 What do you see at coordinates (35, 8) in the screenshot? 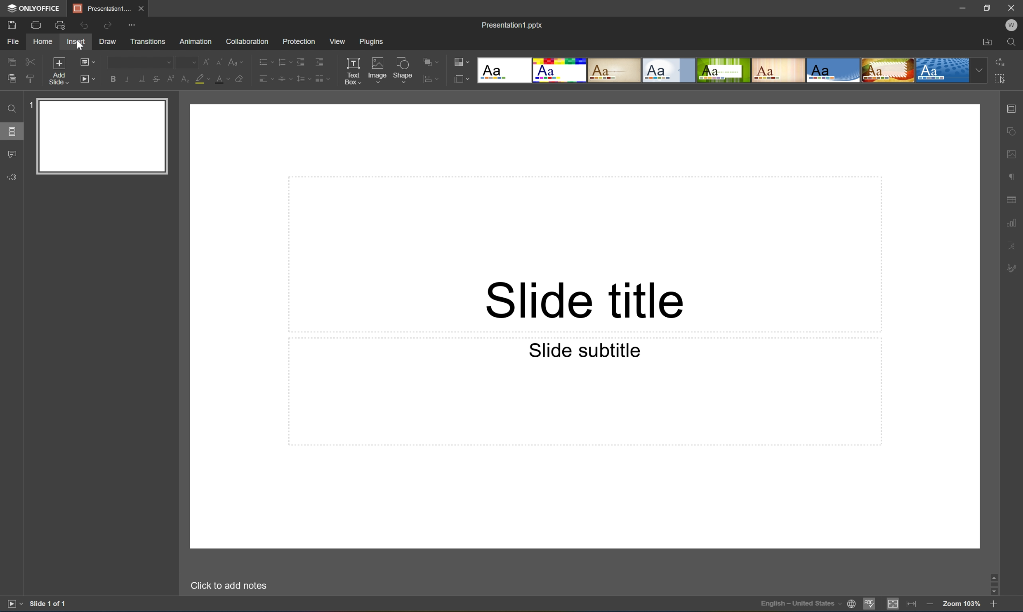
I see `ONLYOFFICE` at bounding box center [35, 8].